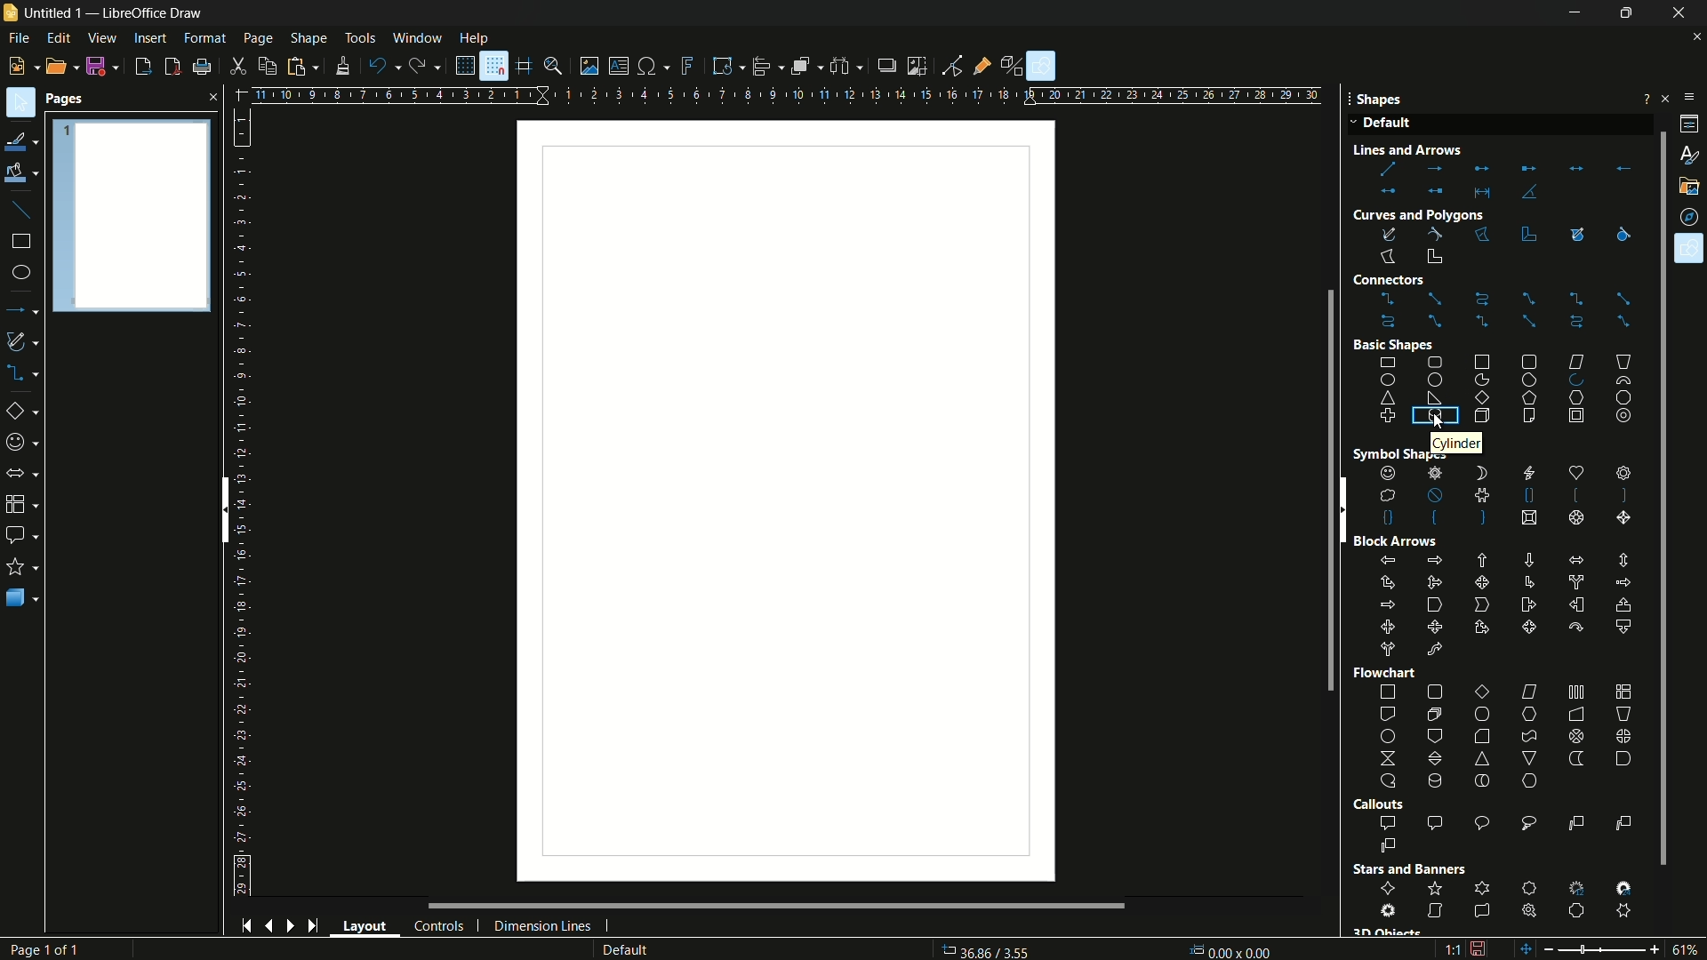 The height and width of the screenshot is (960, 1707). I want to click on zoom out, so click(1576, 949).